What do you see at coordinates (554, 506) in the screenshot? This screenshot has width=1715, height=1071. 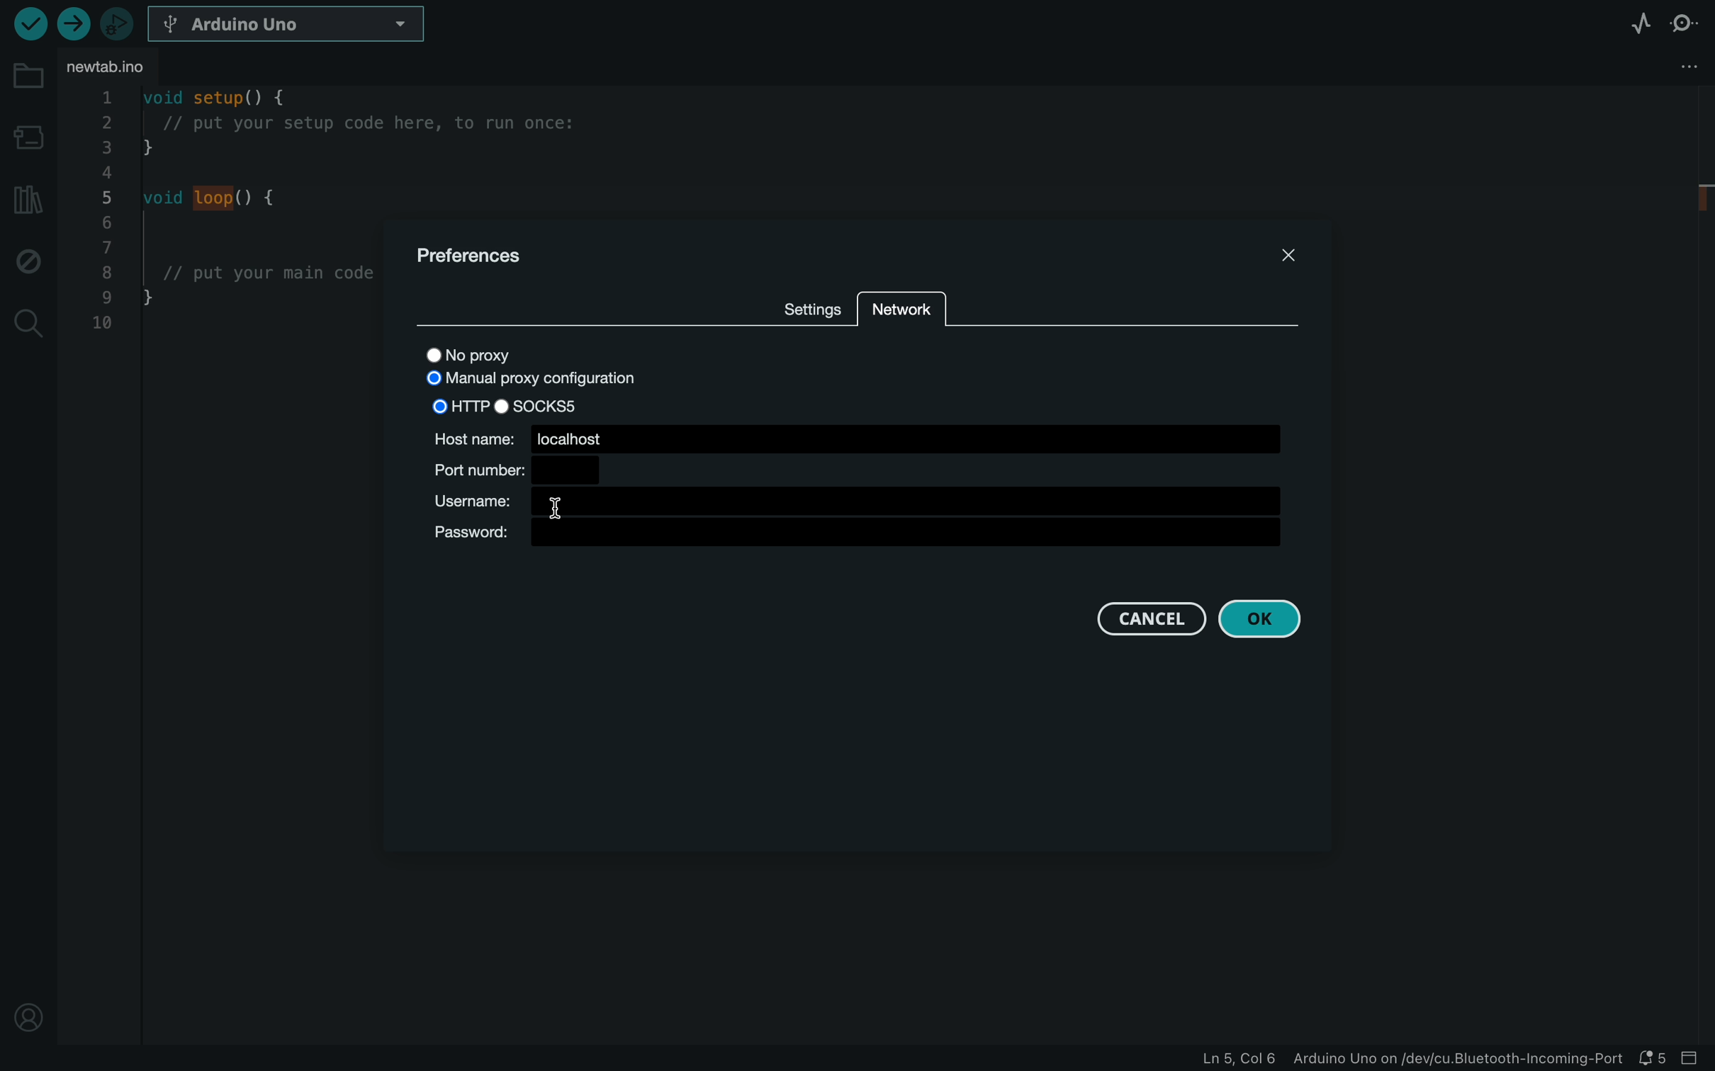 I see `cursor` at bounding box center [554, 506].